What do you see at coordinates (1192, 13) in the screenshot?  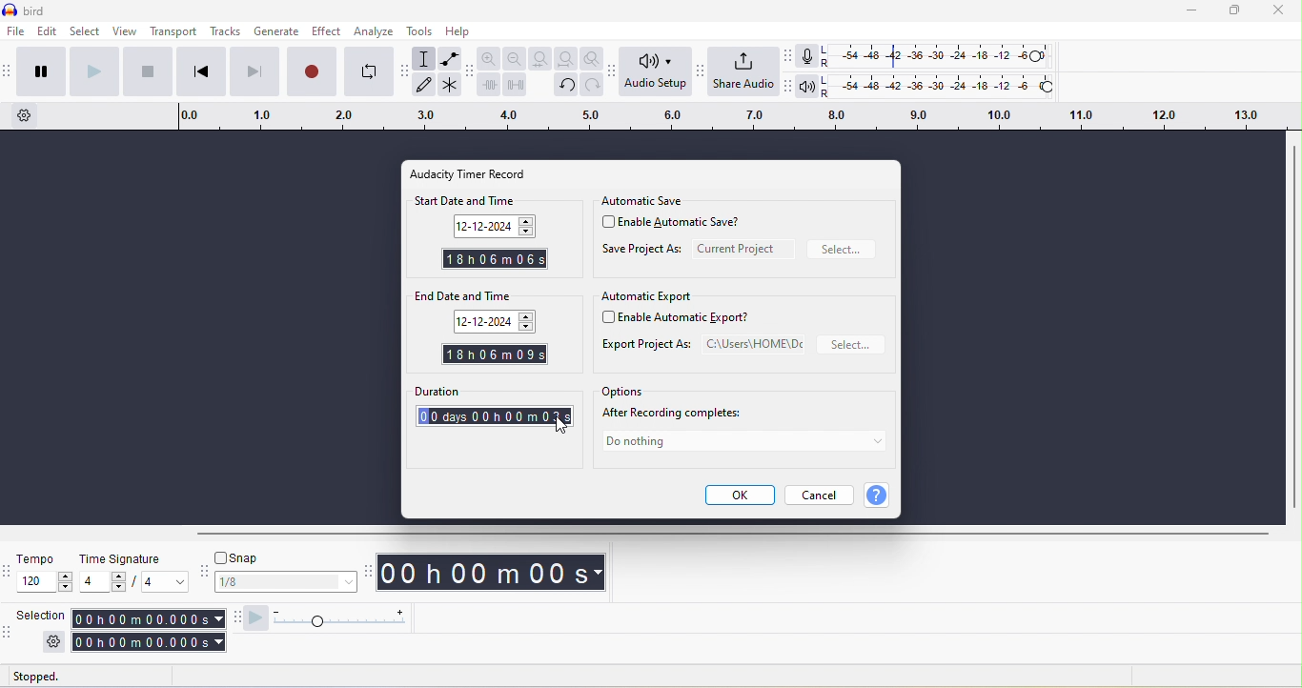 I see `minimize` at bounding box center [1192, 13].